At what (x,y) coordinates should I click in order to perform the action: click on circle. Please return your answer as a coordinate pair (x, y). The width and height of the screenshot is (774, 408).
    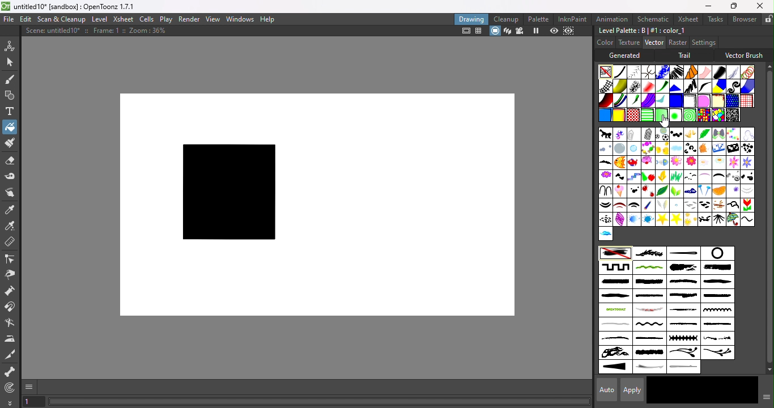
    Looking at the image, I should click on (716, 253).